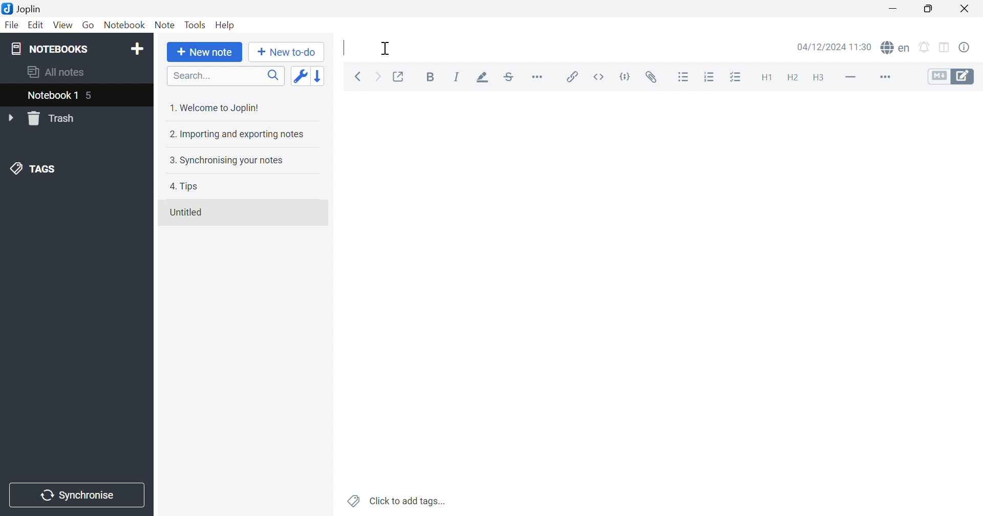 This screenshot has width=983, height=516. What do you see at coordinates (653, 77) in the screenshot?
I see `Attach file` at bounding box center [653, 77].